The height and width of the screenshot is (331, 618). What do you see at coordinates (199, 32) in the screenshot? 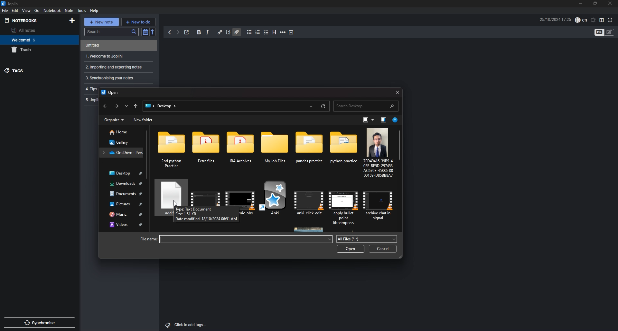
I see `bold` at bounding box center [199, 32].